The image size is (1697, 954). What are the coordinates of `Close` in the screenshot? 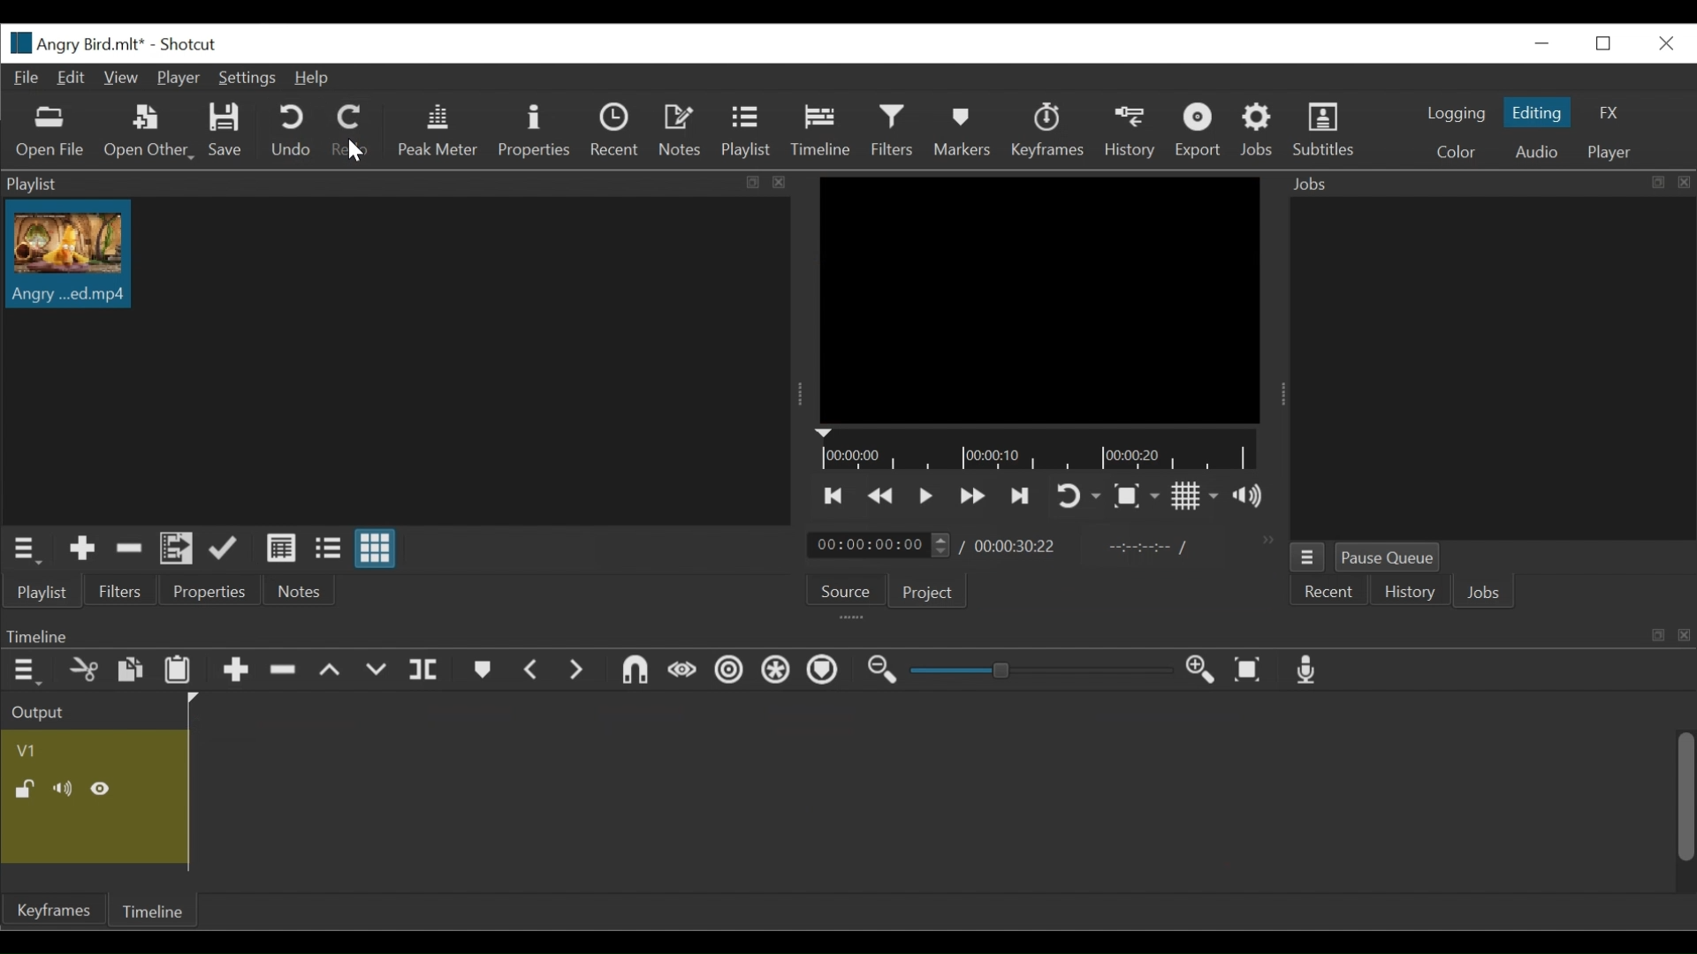 It's located at (1664, 43).